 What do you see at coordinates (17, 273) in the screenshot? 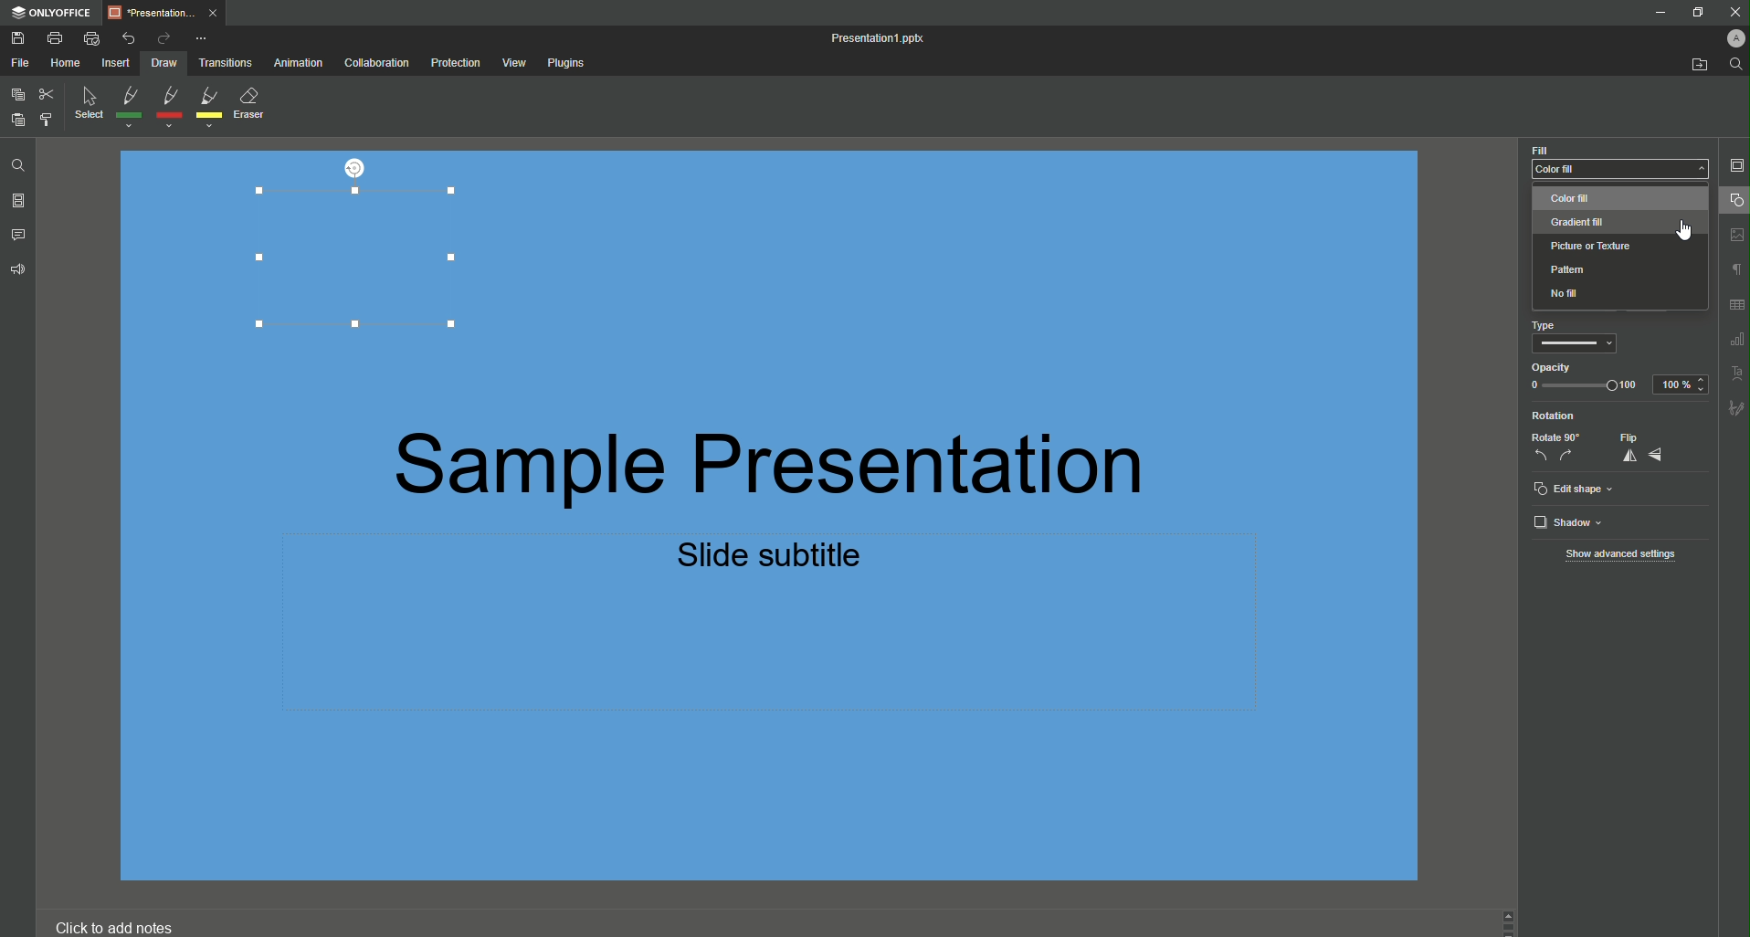
I see `Feedback` at bounding box center [17, 273].